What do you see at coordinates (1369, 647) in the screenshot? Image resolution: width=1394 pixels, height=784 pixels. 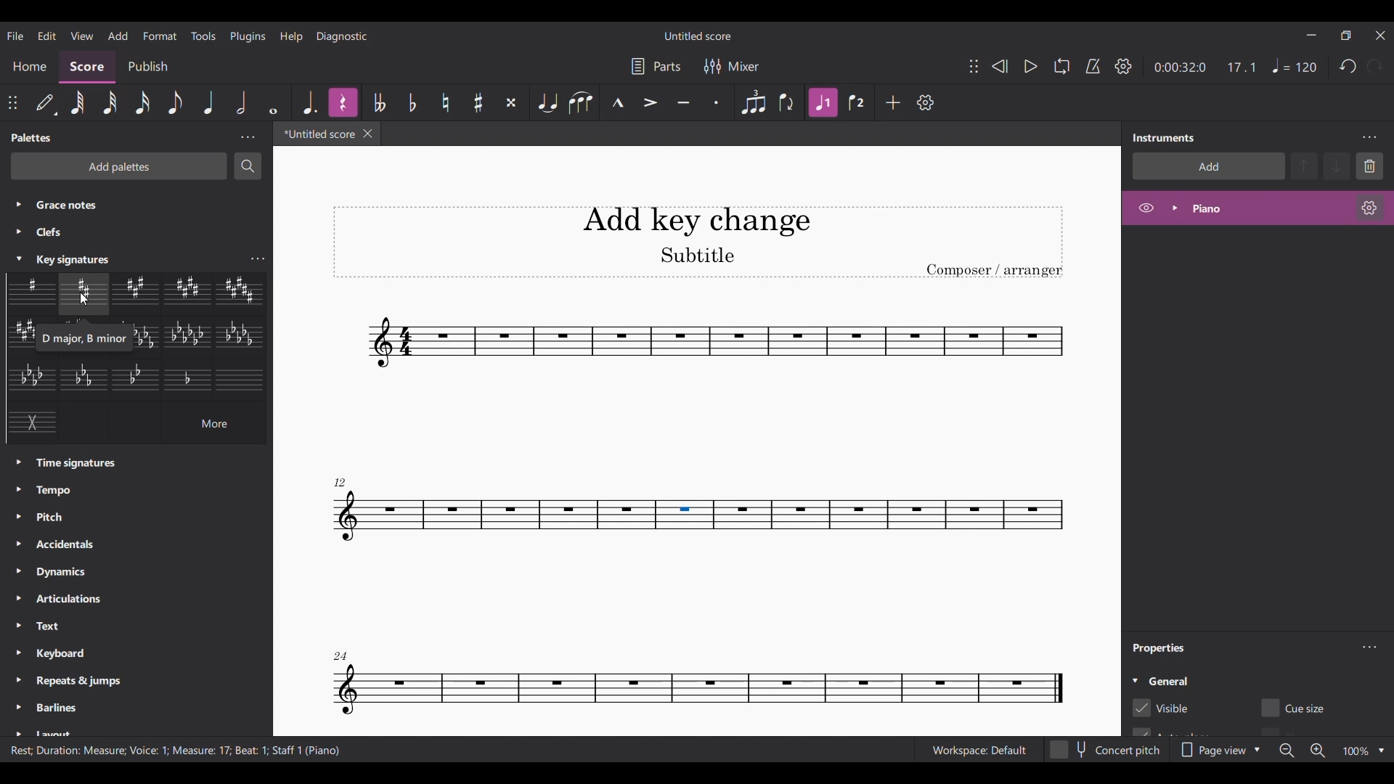 I see `Properties settings` at bounding box center [1369, 647].